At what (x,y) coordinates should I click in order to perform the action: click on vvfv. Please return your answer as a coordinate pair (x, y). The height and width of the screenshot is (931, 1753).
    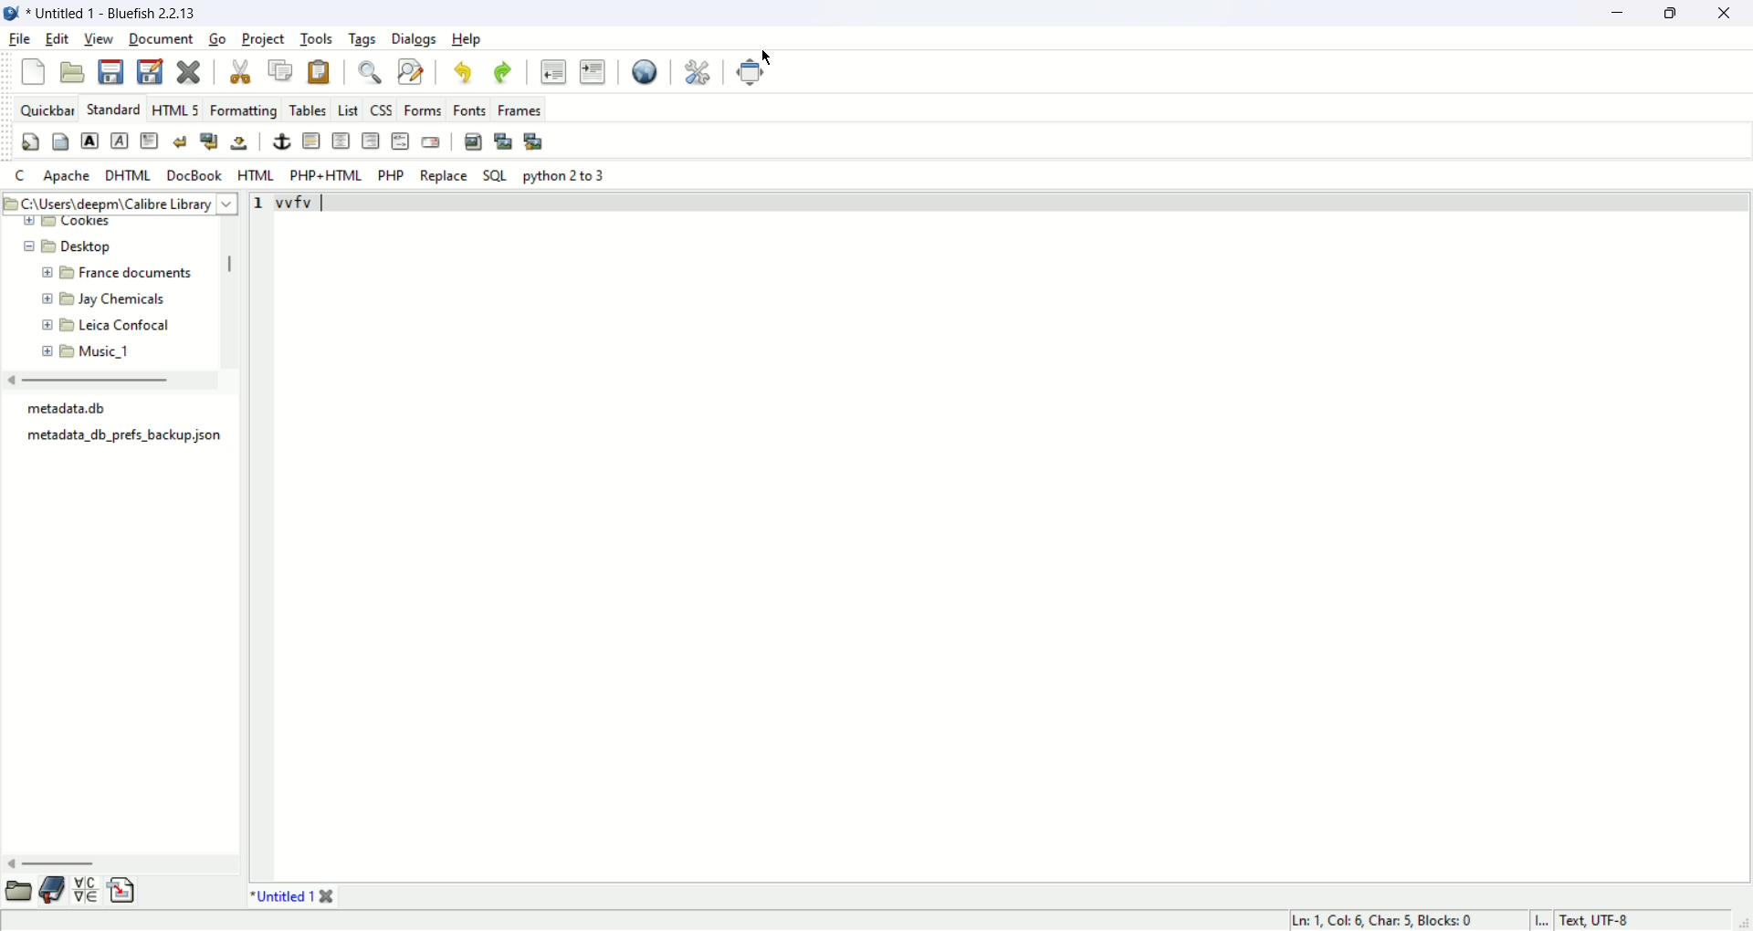
    Looking at the image, I should click on (299, 204).